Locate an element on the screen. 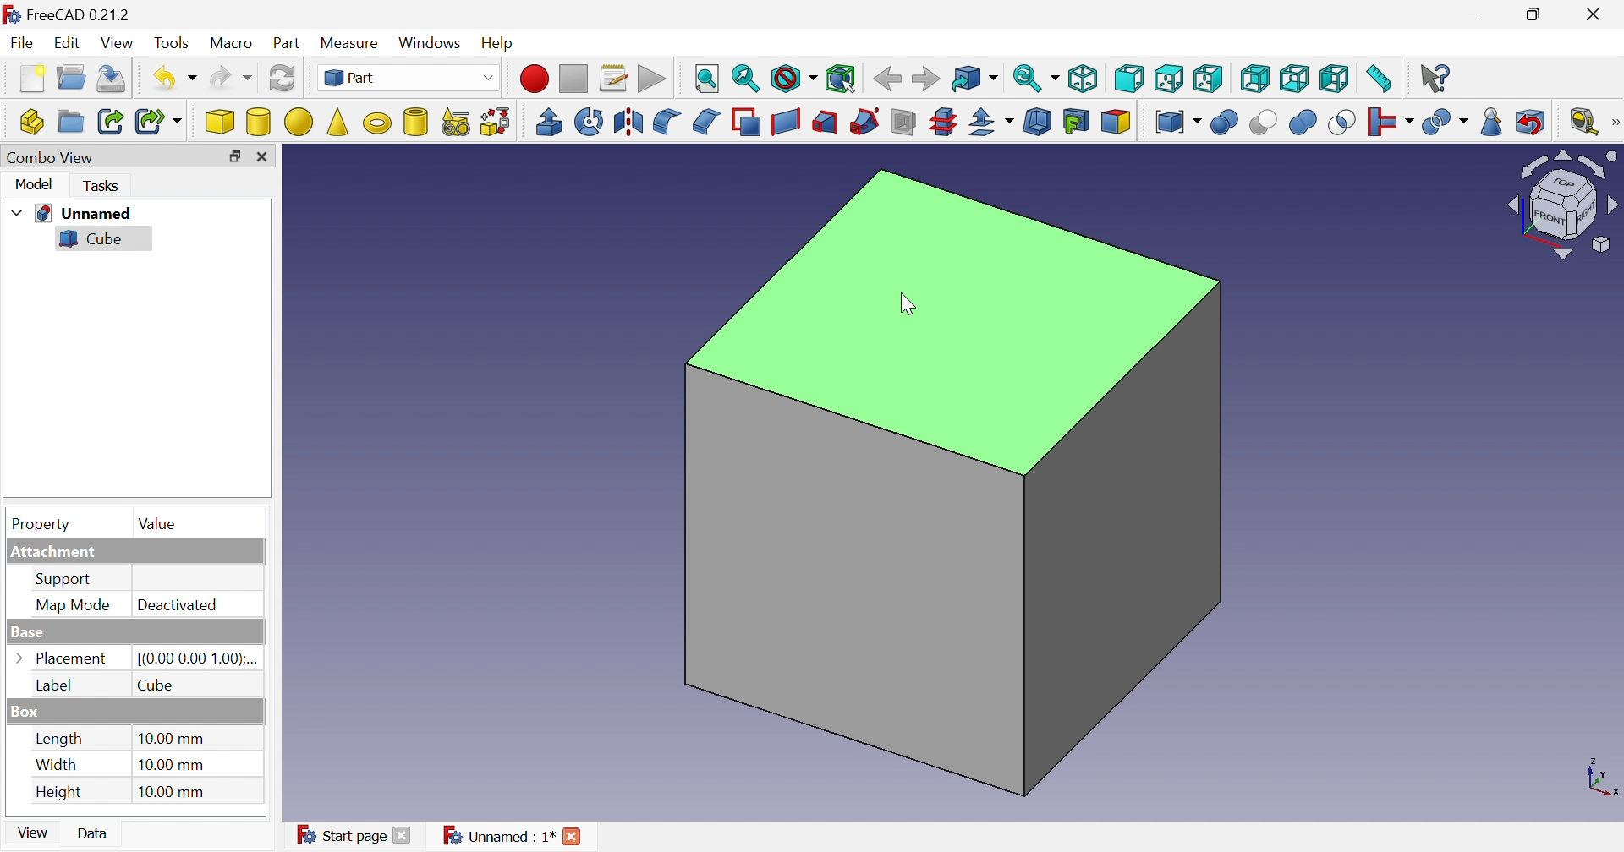 The width and height of the screenshot is (1624, 852). [(0.00 0.00 1.00);... is located at coordinates (198, 659).